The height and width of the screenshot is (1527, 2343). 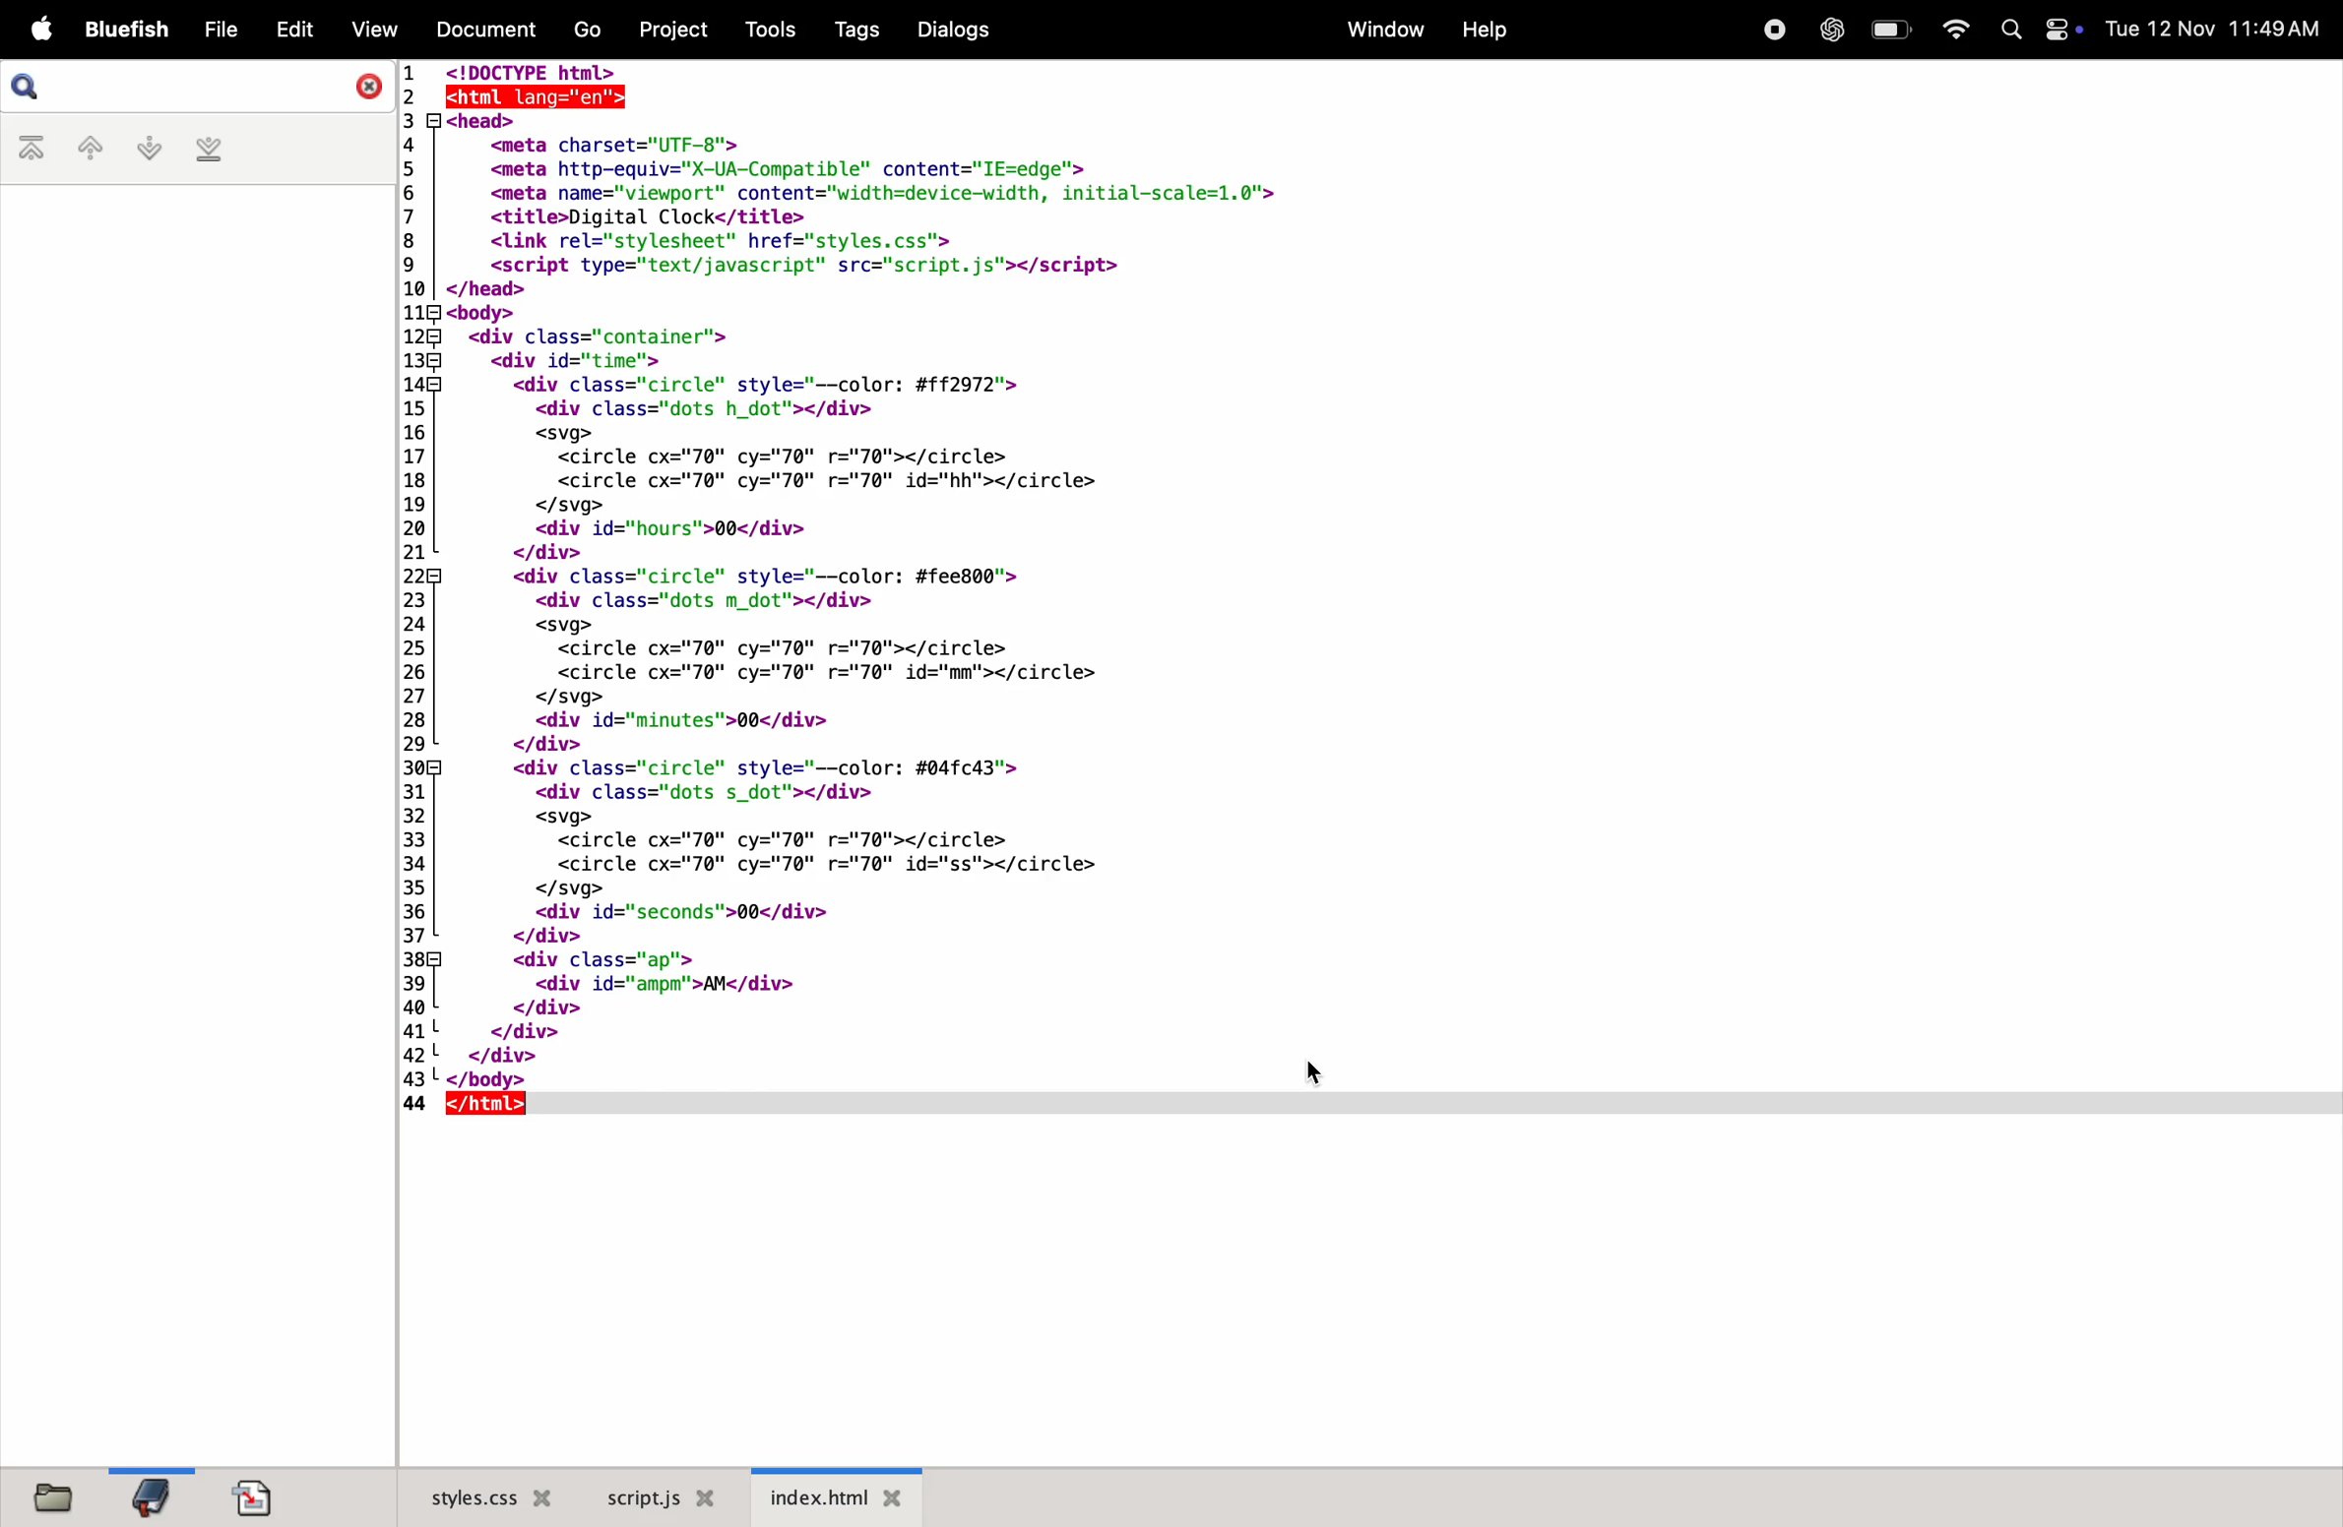 What do you see at coordinates (368, 30) in the screenshot?
I see `view` at bounding box center [368, 30].